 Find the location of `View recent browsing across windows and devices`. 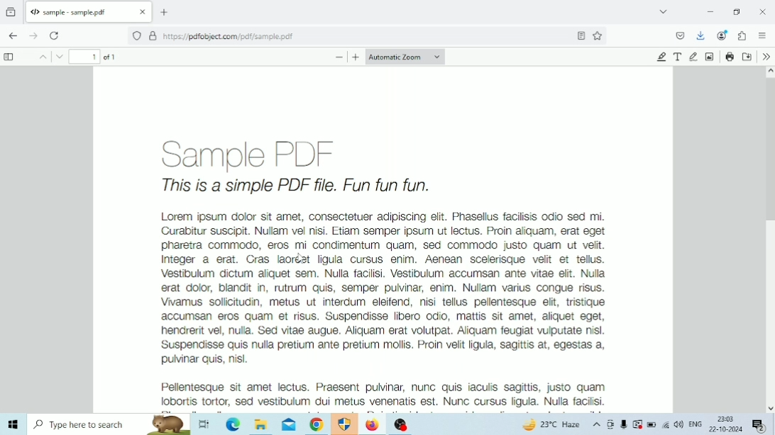

View recent browsing across windows and devices is located at coordinates (11, 13).